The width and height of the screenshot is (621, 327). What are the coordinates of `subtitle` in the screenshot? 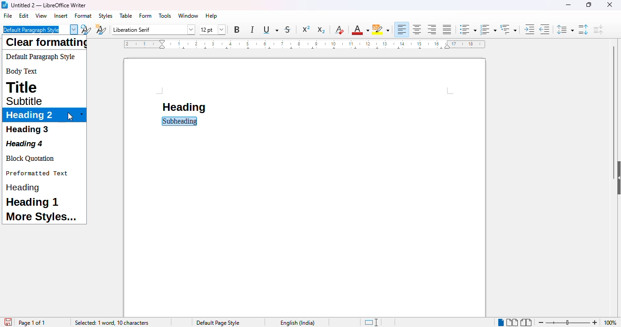 It's located at (25, 101).